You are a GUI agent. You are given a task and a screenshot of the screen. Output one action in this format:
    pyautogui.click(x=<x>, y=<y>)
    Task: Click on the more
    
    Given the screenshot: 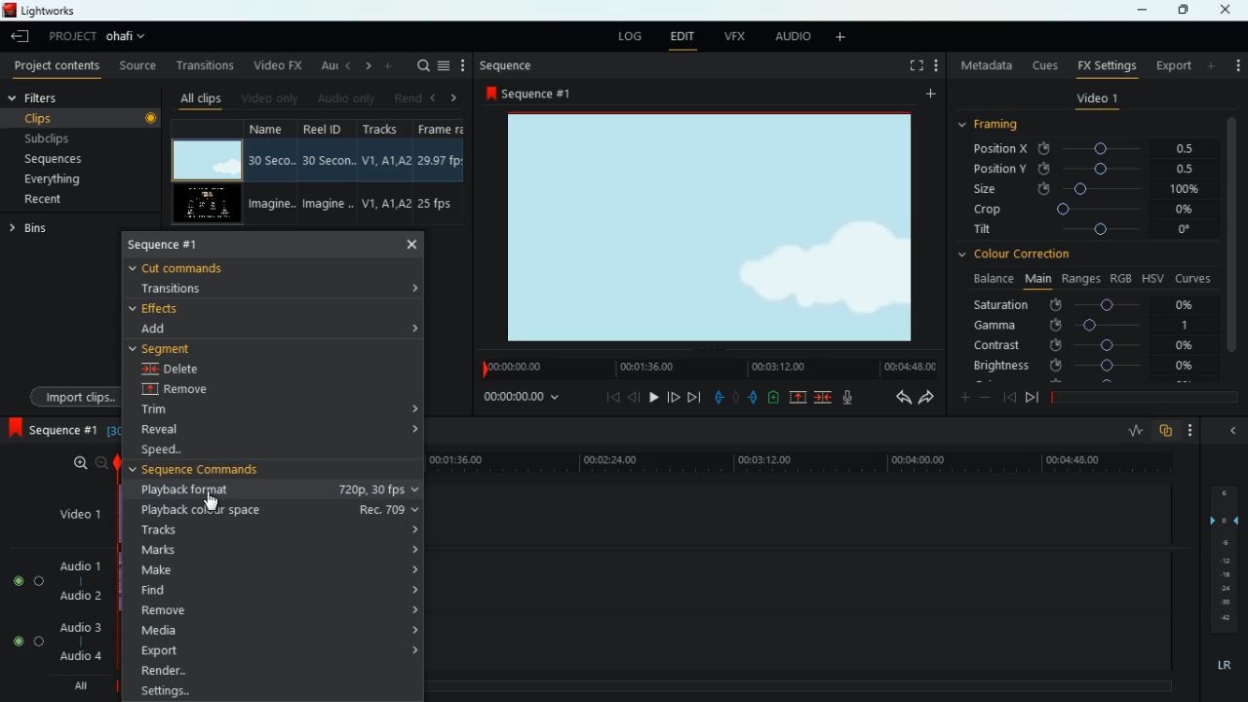 What is the action you would take?
    pyautogui.click(x=1236, y=66)
    